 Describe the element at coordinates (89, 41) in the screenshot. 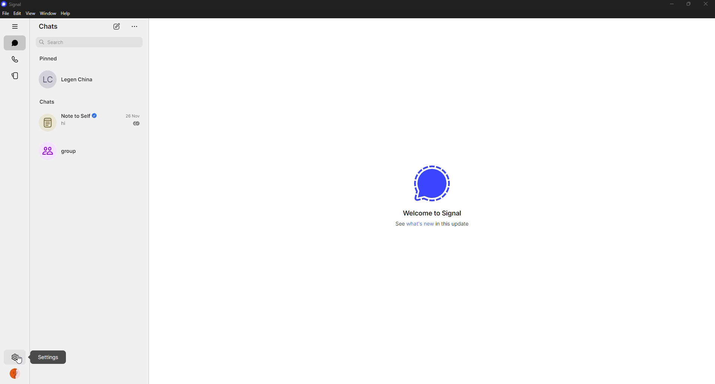

I see `search` at that location.